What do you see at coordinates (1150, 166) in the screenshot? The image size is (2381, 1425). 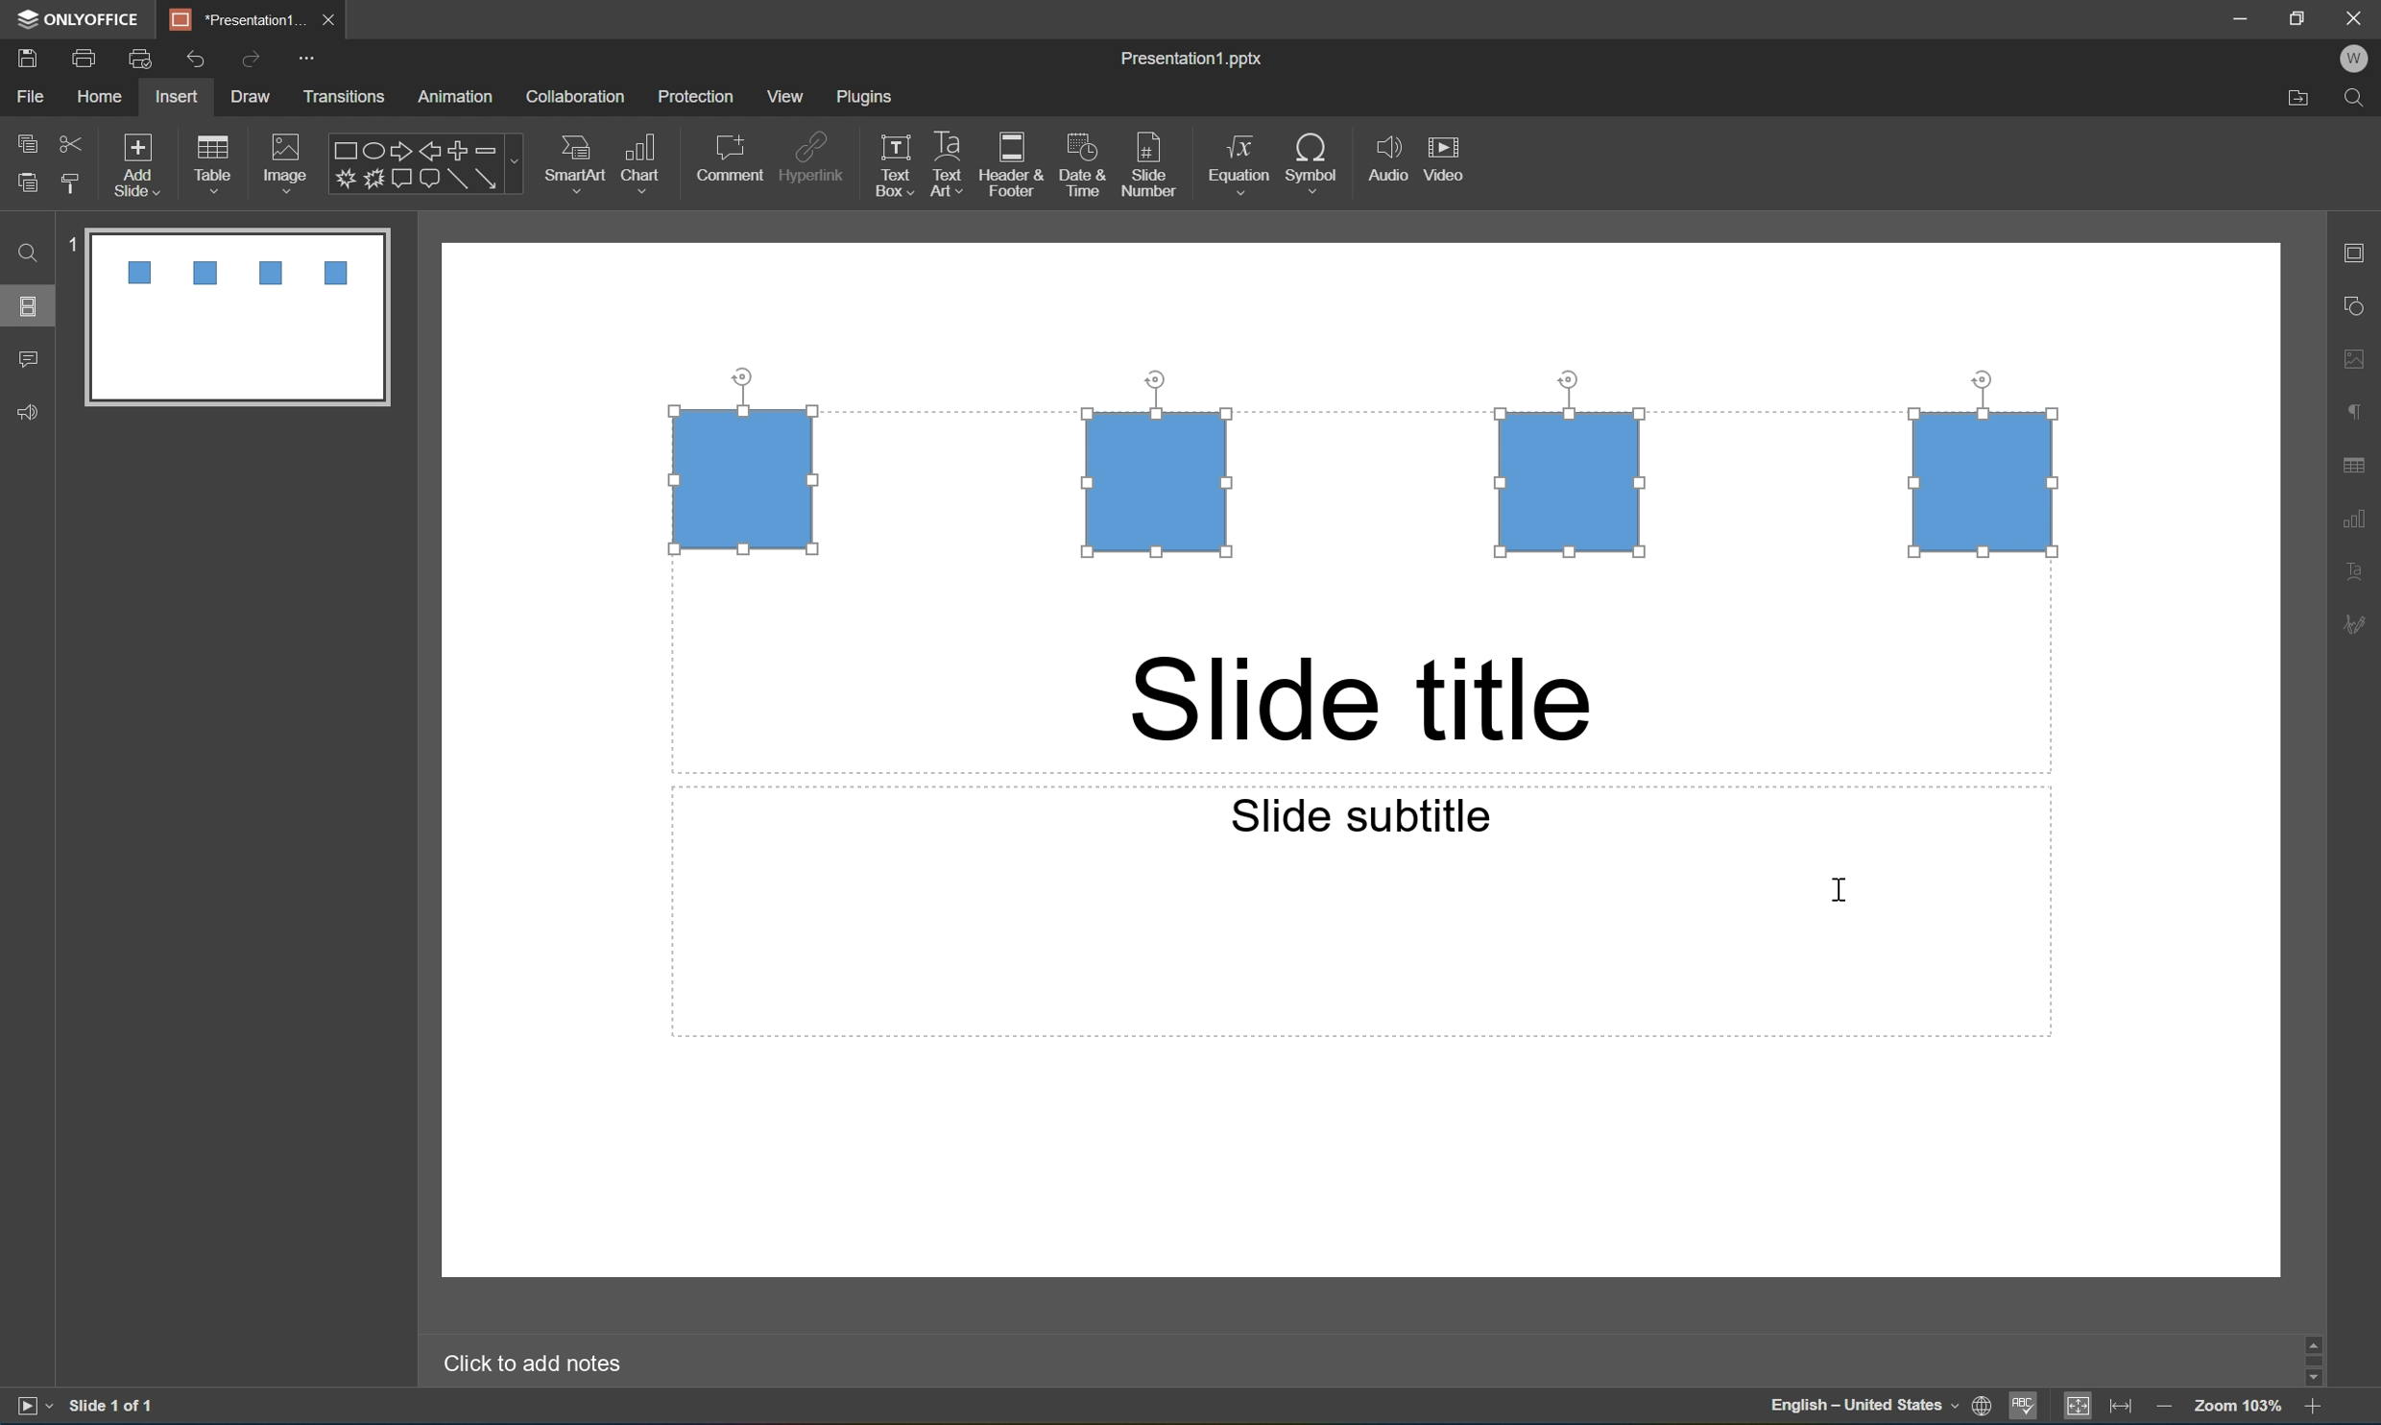 I see `slide number` at bounding box center [1150, 166].